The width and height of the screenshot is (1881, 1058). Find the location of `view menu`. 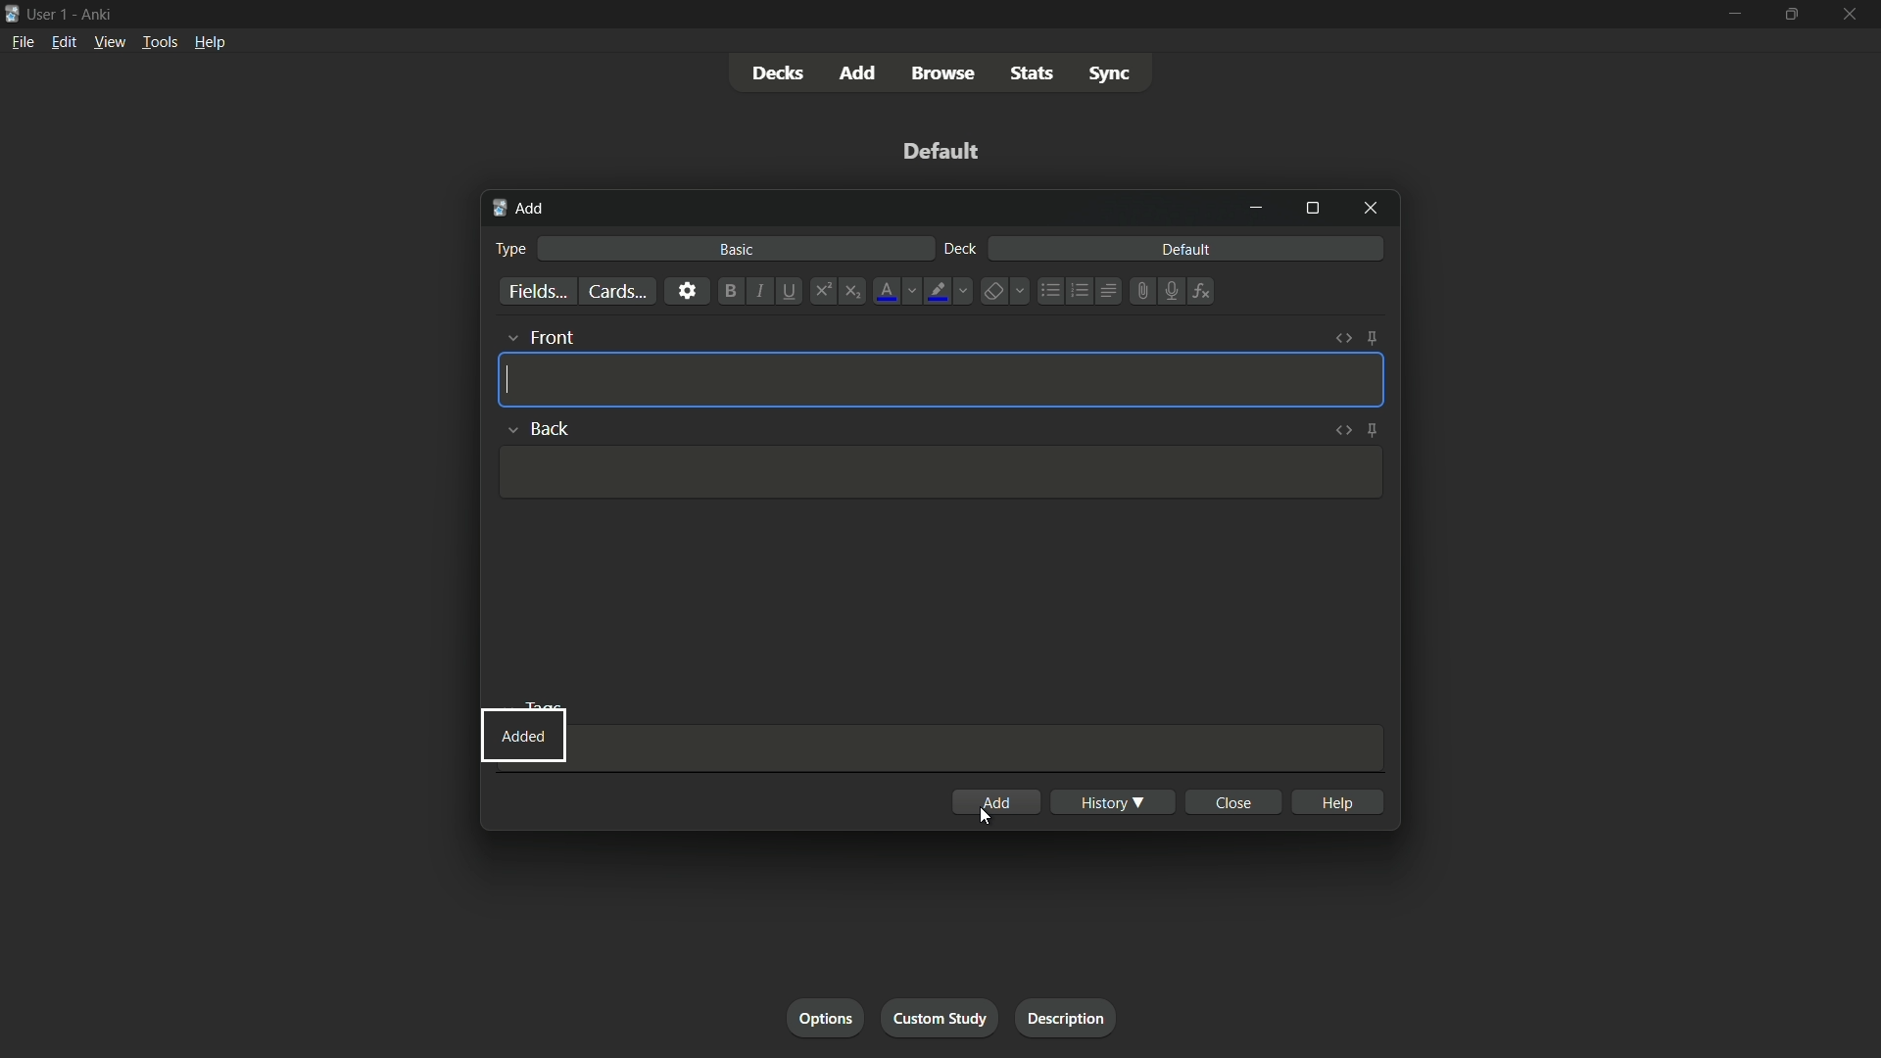

view menu is located at coordinates (110, 42).